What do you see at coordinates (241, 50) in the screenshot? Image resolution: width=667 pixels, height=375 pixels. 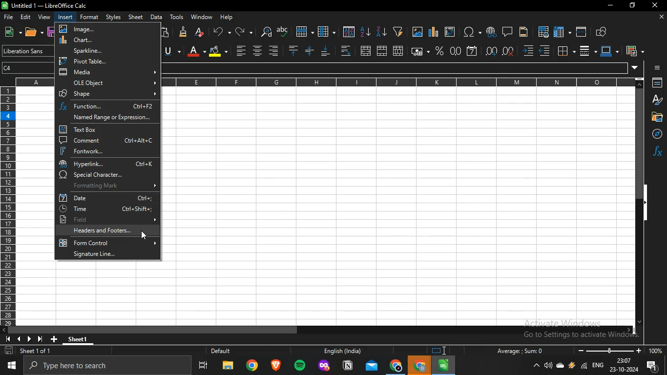 I see `alignright ` at bounding box center [241, 50].